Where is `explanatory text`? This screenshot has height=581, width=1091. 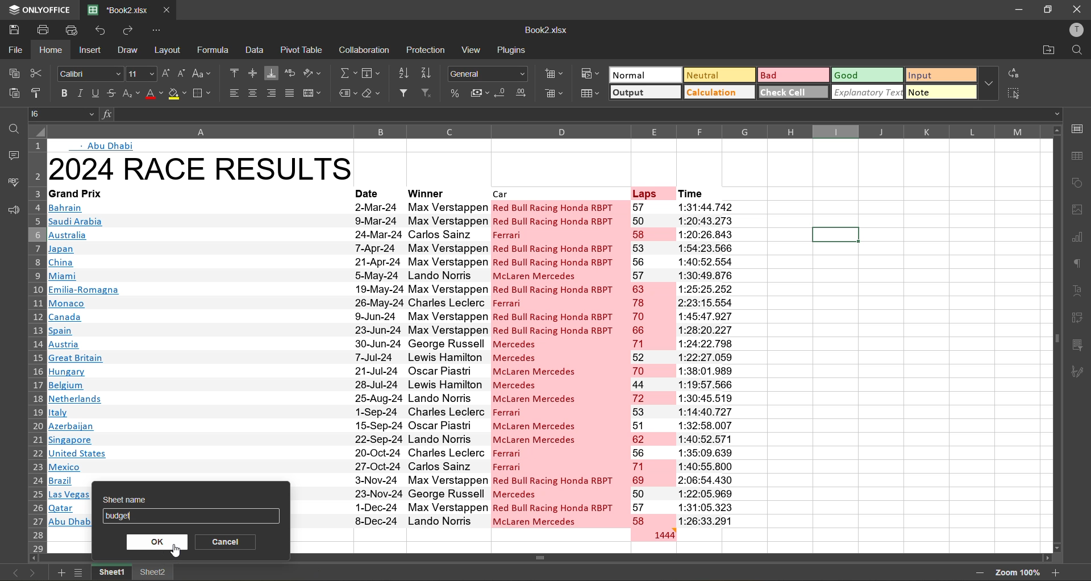 explanatory text is located at coordinates (865, 92).